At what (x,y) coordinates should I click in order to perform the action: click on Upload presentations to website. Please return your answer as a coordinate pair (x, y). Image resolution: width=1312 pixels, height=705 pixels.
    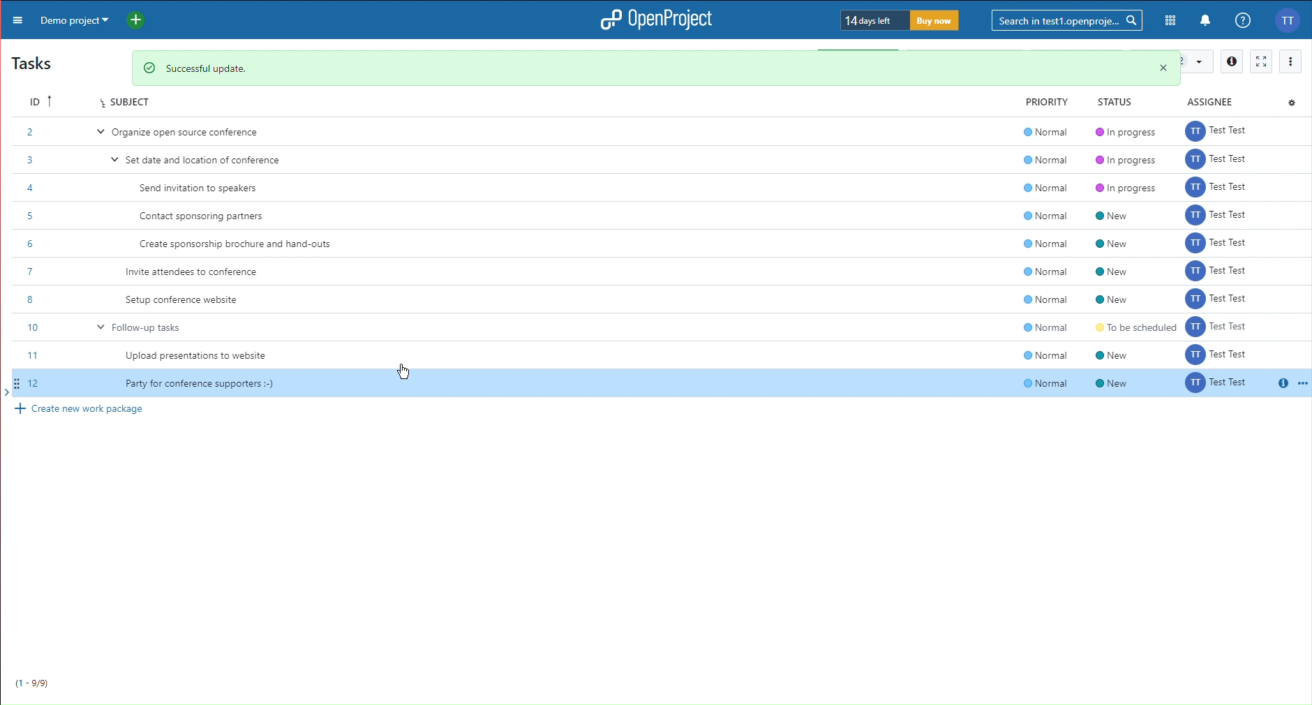
    Looking at the image, I should click on (200, 357).